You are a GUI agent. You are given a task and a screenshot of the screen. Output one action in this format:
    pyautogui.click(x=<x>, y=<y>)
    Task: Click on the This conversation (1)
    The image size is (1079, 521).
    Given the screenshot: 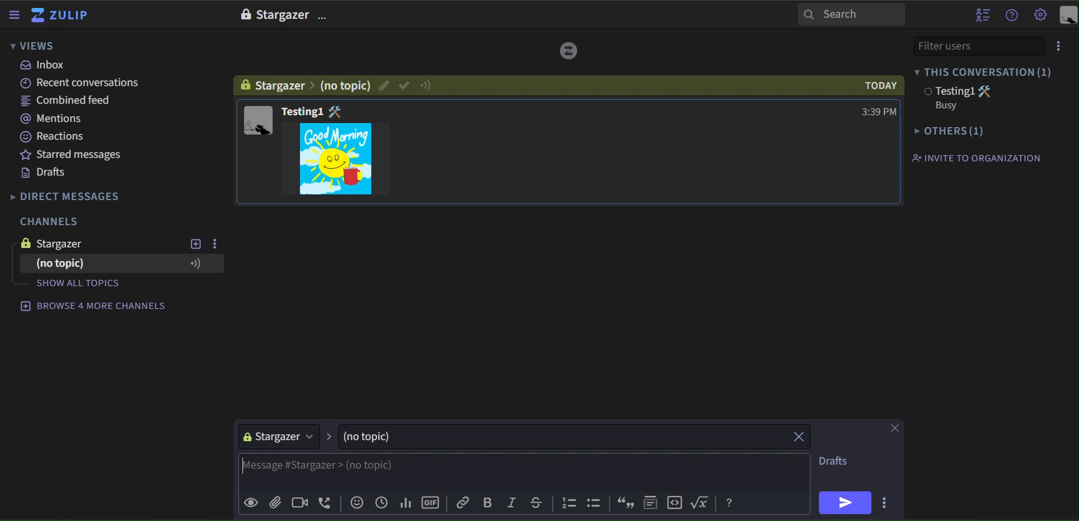 What is the action you would take?
    pyautogui.click(x=991, y=72)
    